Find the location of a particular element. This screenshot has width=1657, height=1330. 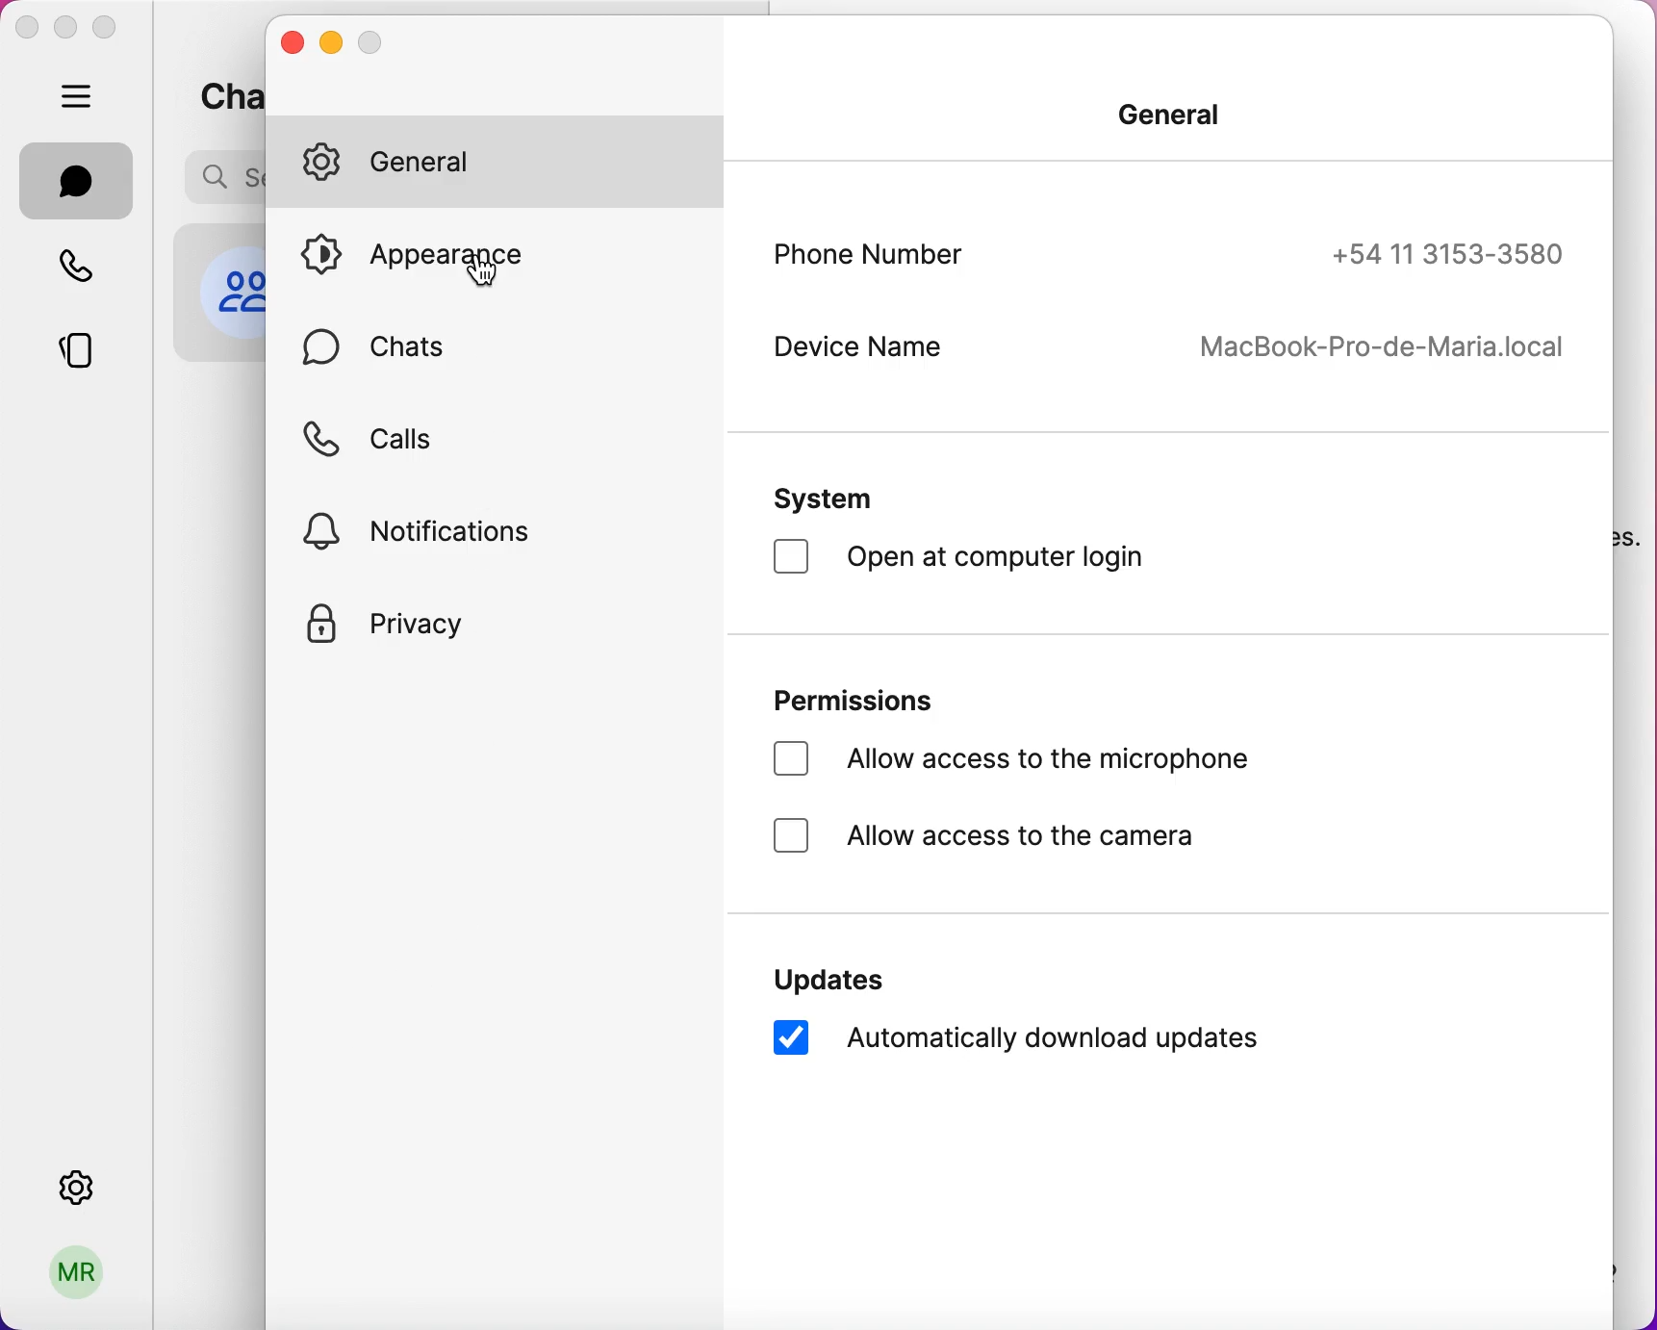

appearance is located at coordinates (449, 259).